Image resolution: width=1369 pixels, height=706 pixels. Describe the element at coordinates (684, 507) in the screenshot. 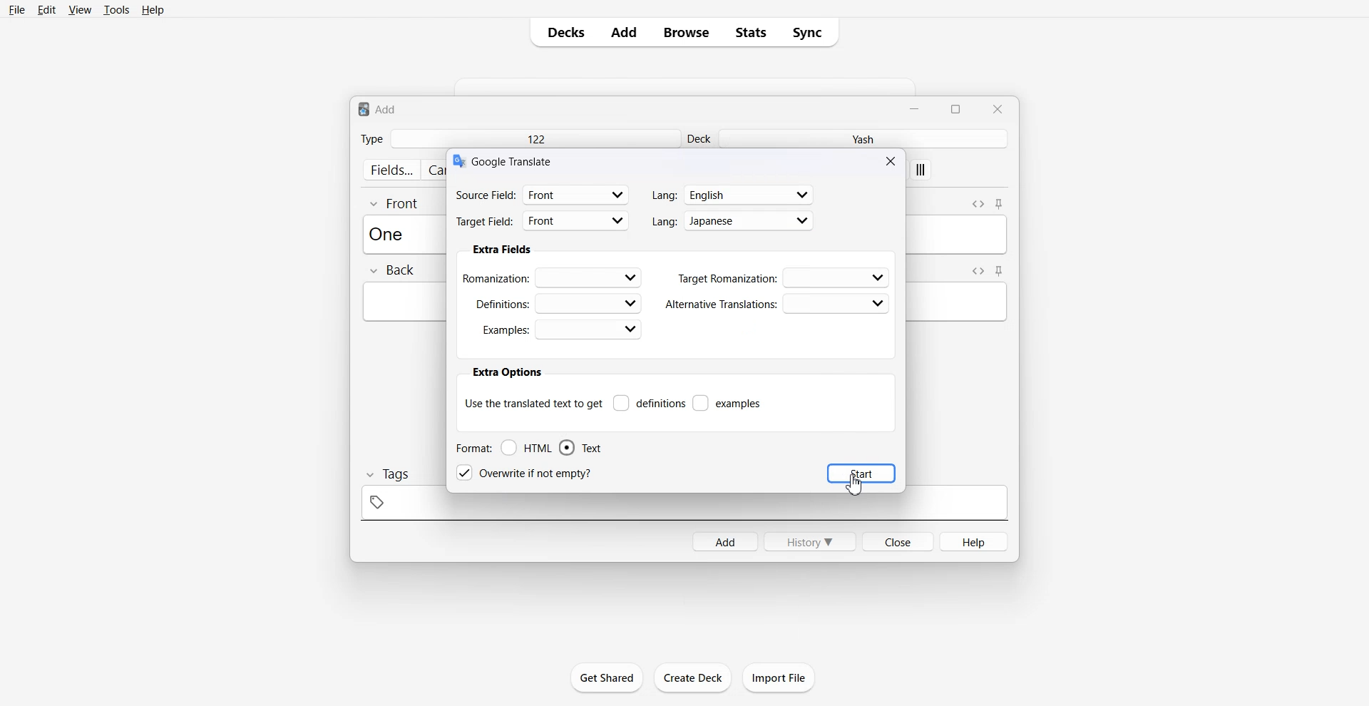

I see `tag space` at that location.